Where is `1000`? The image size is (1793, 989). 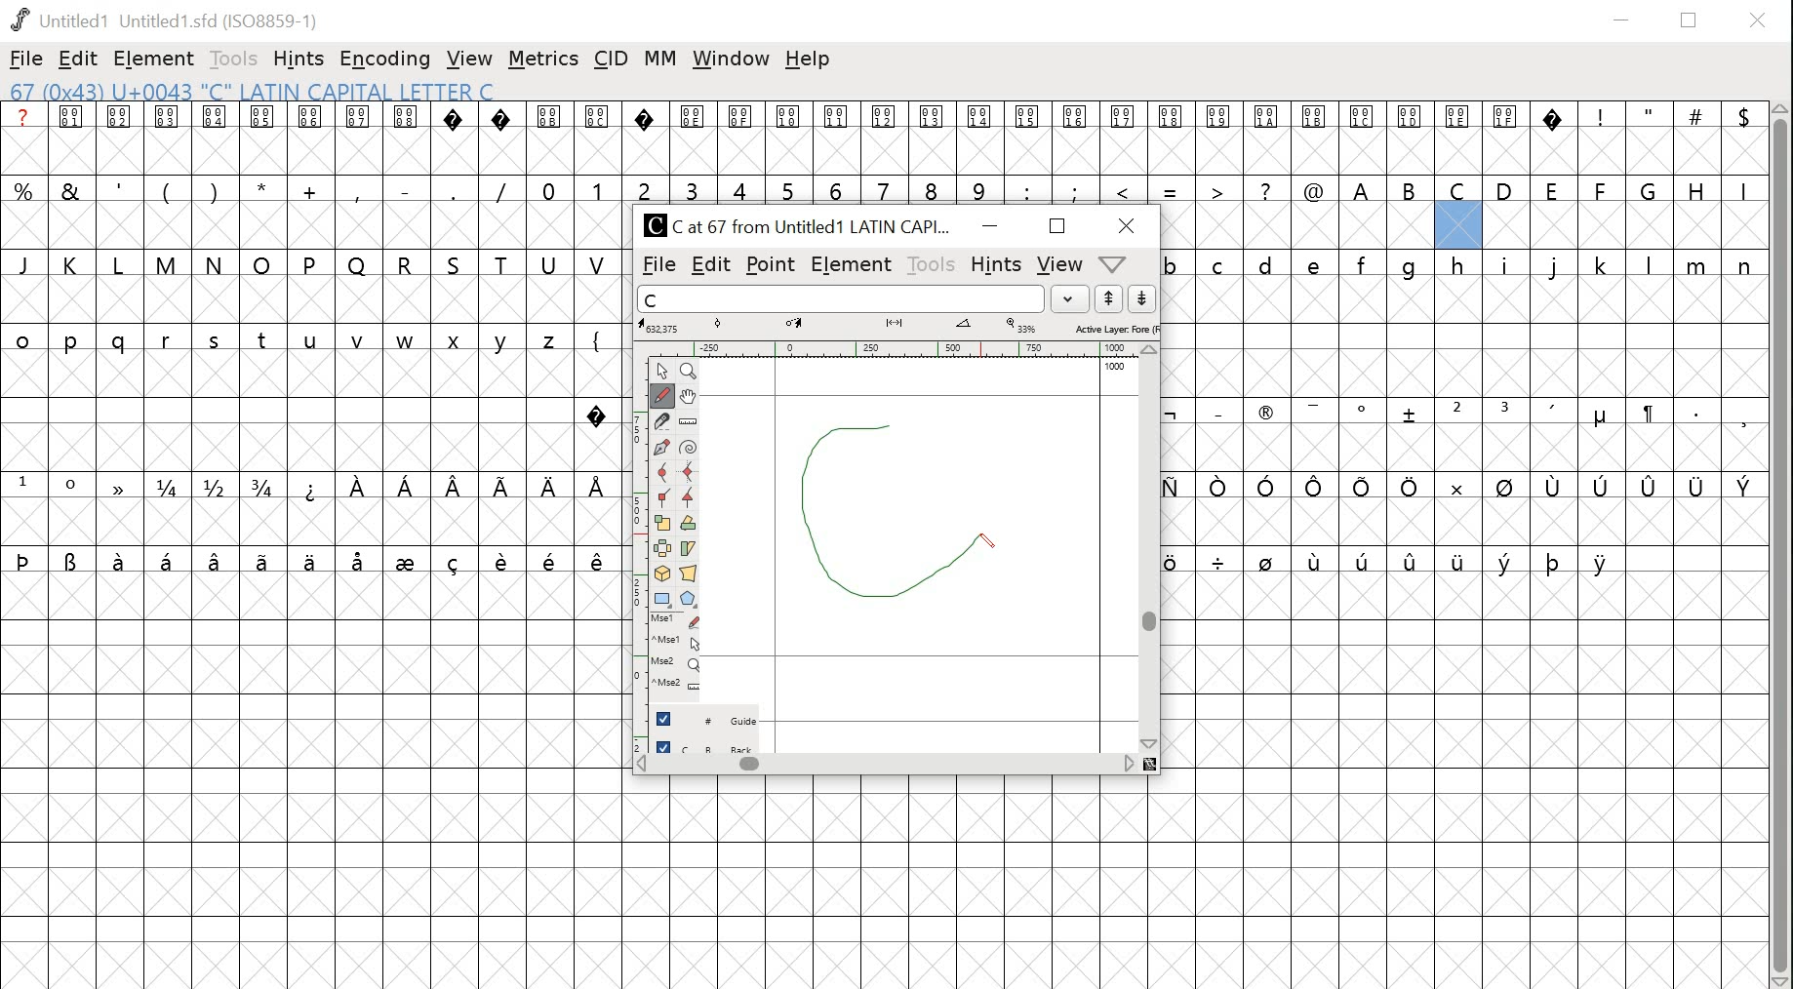
1000 is located at coordinates (1114, 368).